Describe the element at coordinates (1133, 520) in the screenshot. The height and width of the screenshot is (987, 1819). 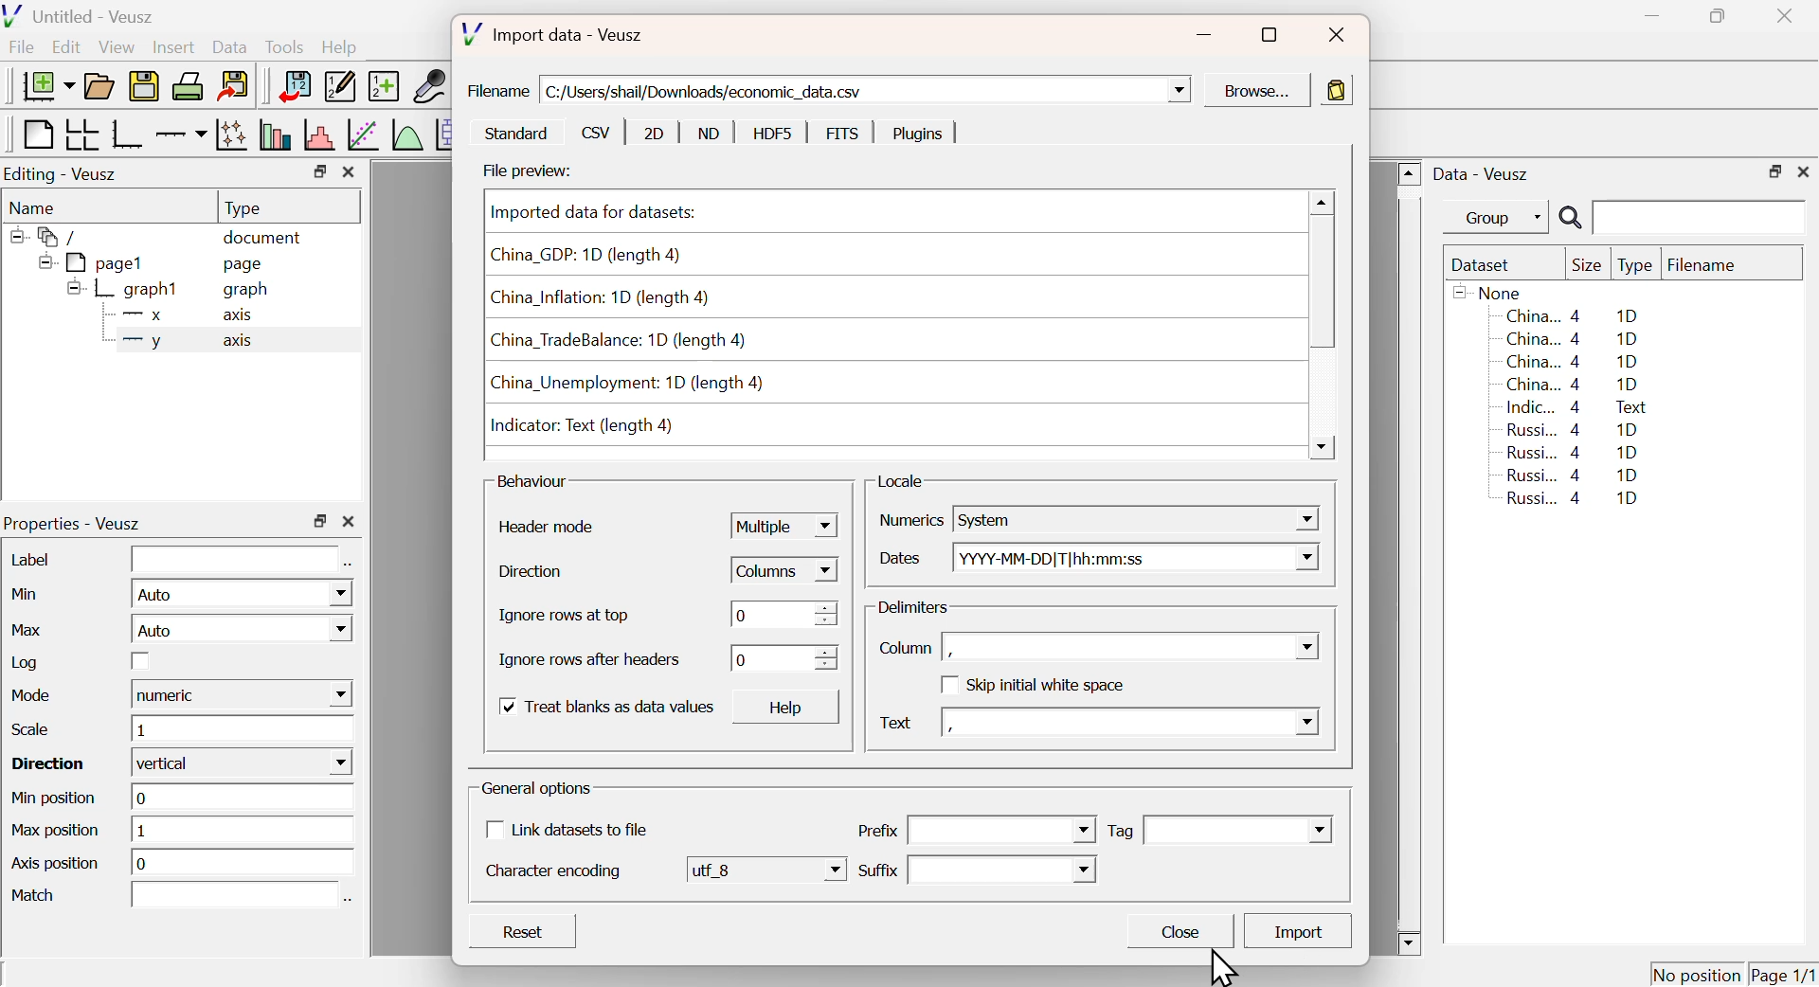
I see `System` at that location.